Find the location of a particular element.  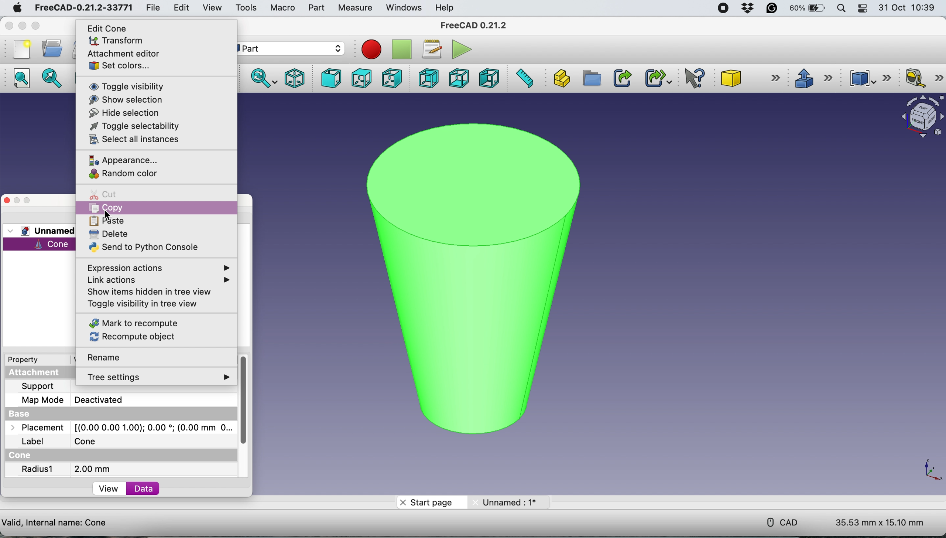

map mode: Deactivated is located at coordinates (80, 400).